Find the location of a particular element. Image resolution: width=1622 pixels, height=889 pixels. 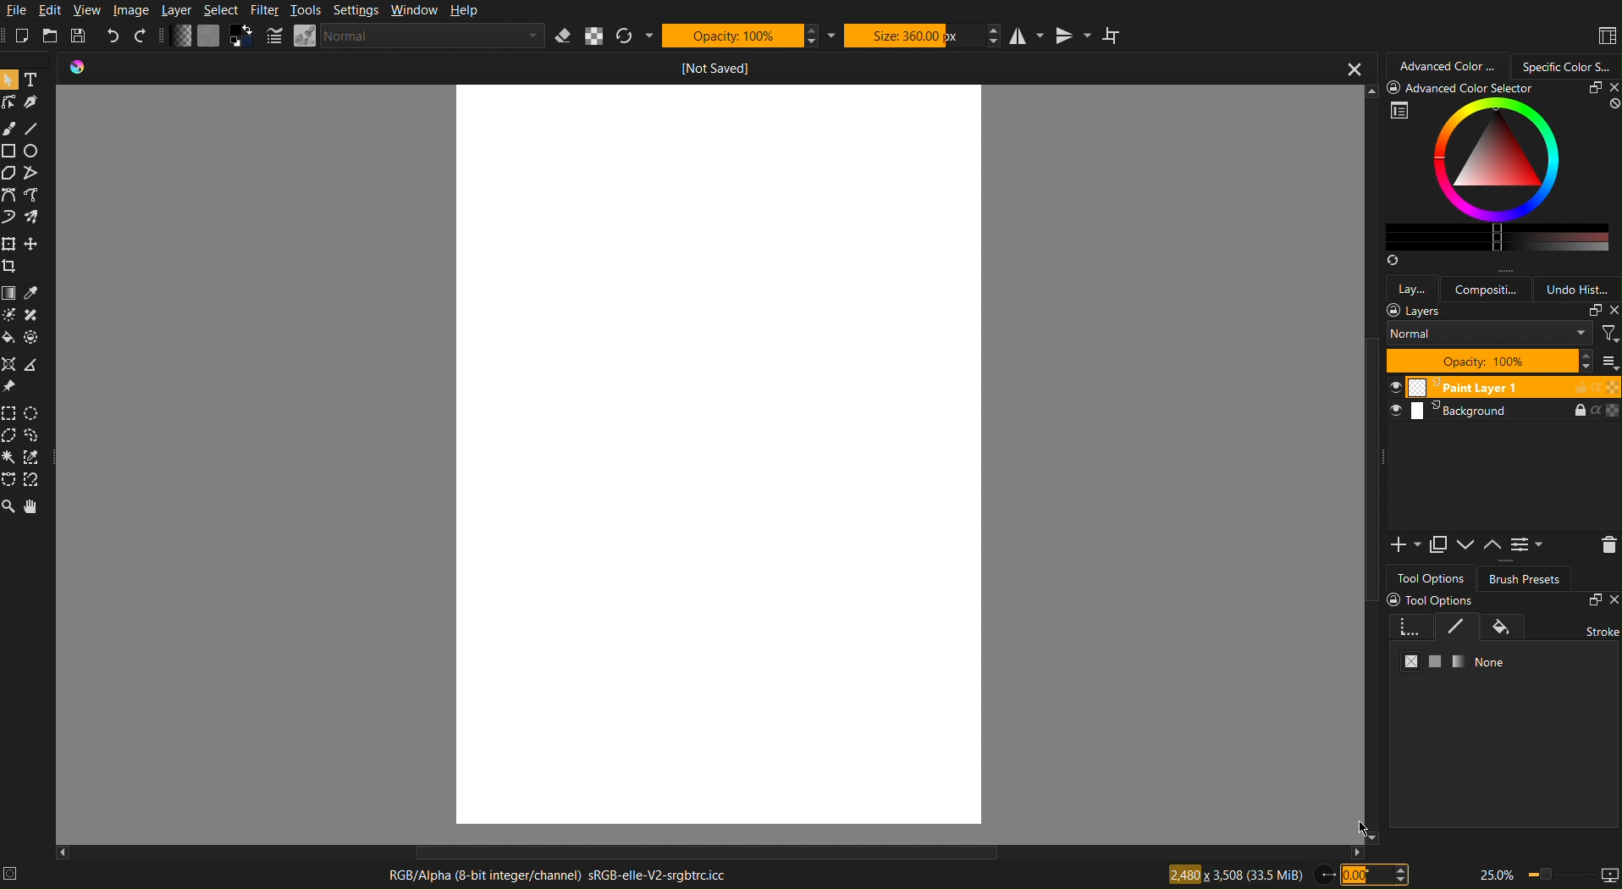

Pen is located at coordinates (30, 101).